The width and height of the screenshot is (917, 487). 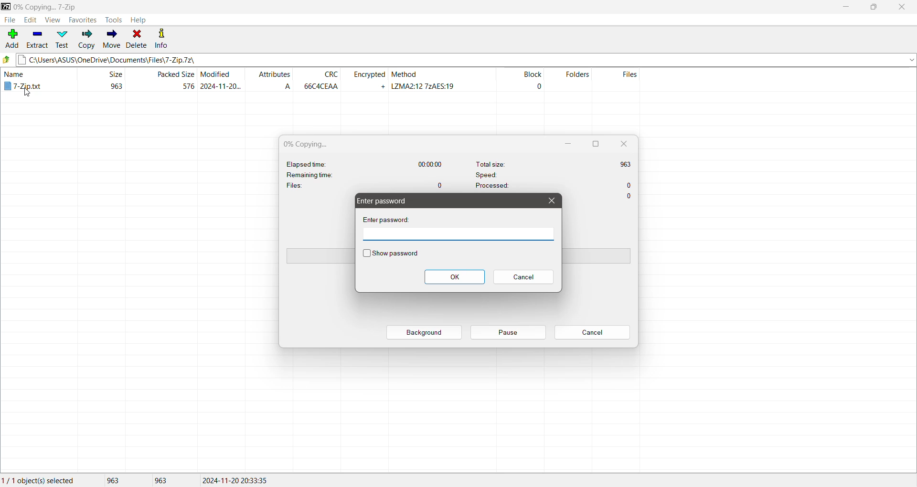 I want to click on Delete, so click(x=137, y=38).